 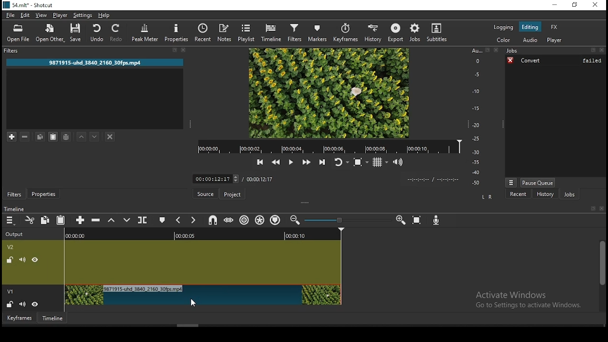 I want to click on save filter set, so click(x=66, y=135).